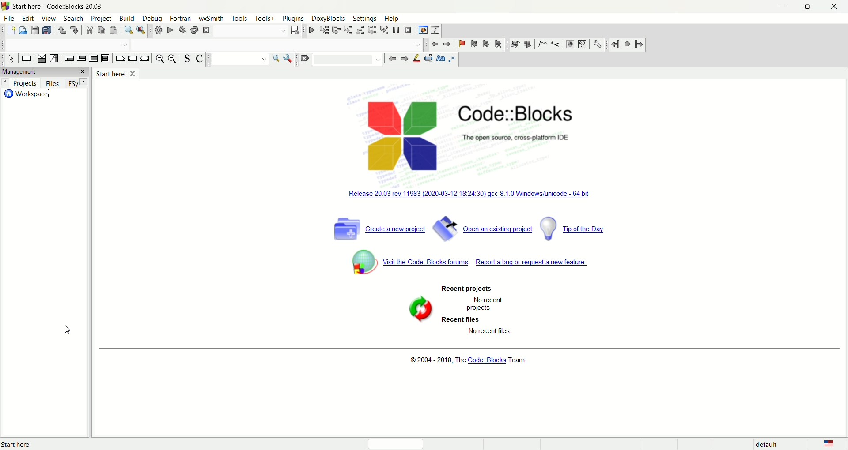  I want to click on cut, so click(87, 30).